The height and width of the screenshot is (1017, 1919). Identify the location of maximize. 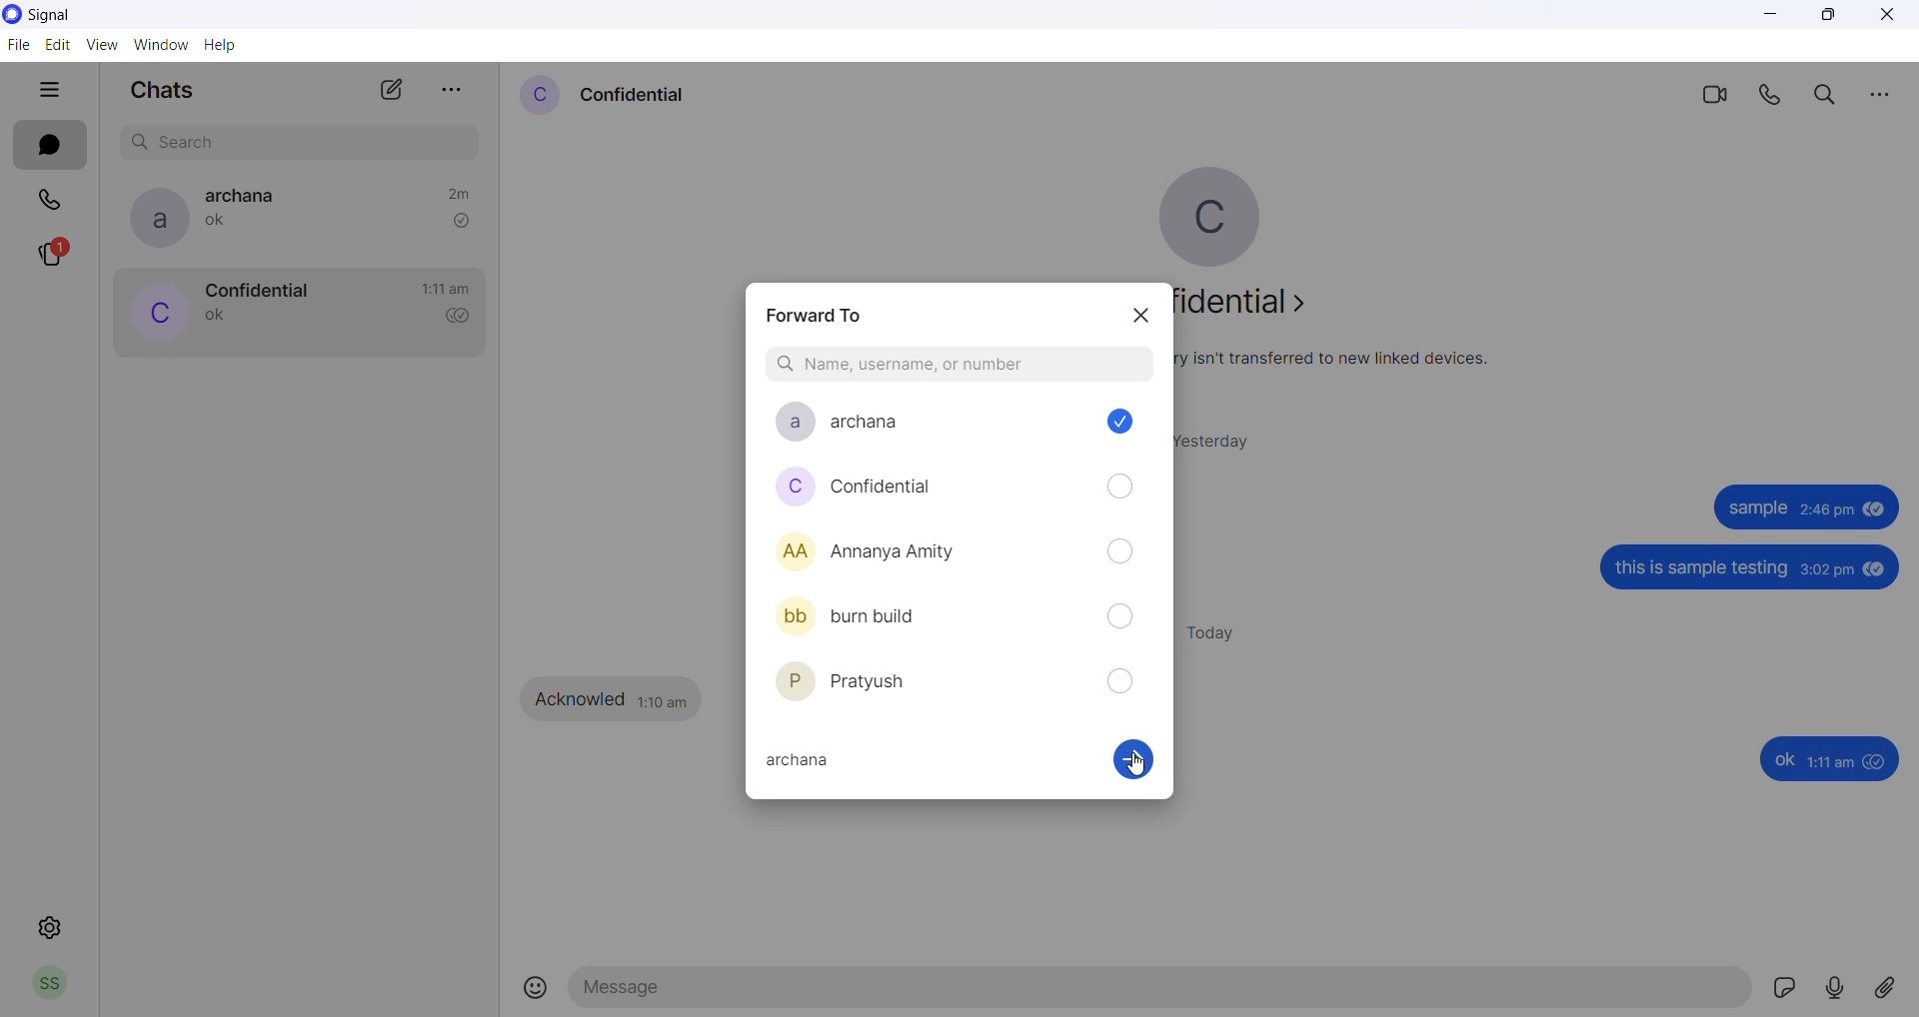
(1828, 18).